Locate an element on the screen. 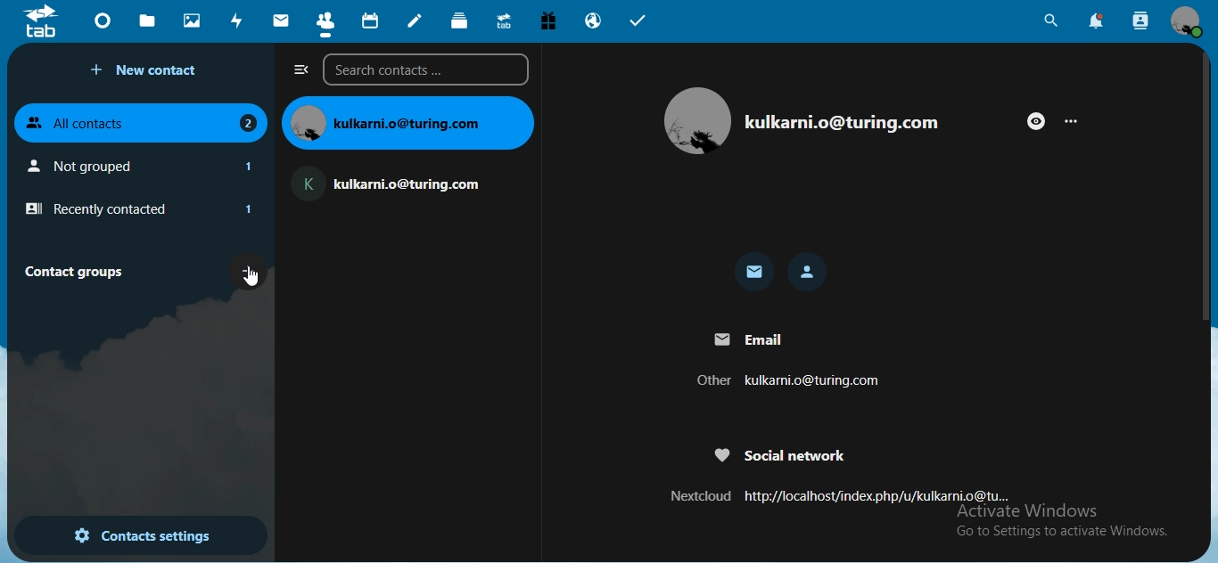  search contacts.. is located at coordinates (430, 69).